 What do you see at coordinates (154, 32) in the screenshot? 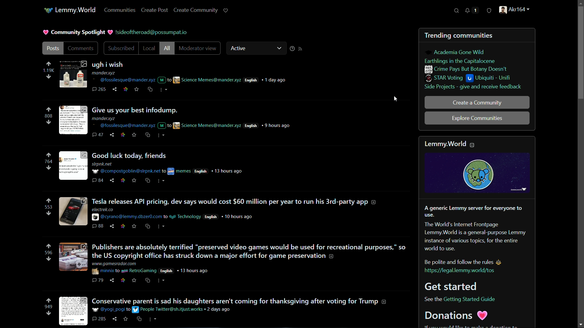
I see `!sideoftheroad@possumpat.io` at bounding box center [154, 32].